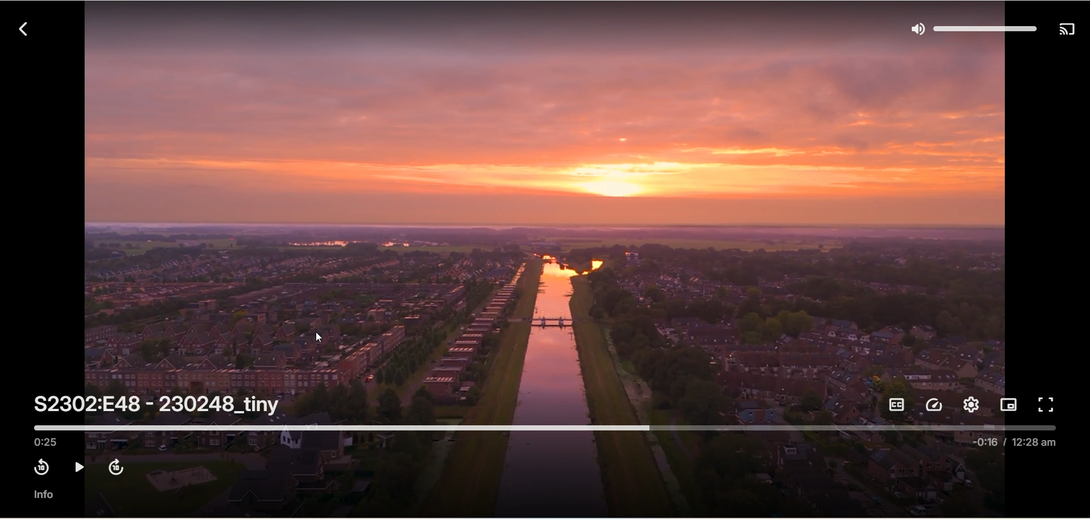  What do you see at coordinates (970, 405) in the screenshot?
I see `settings` at bounding box center [970, 405].